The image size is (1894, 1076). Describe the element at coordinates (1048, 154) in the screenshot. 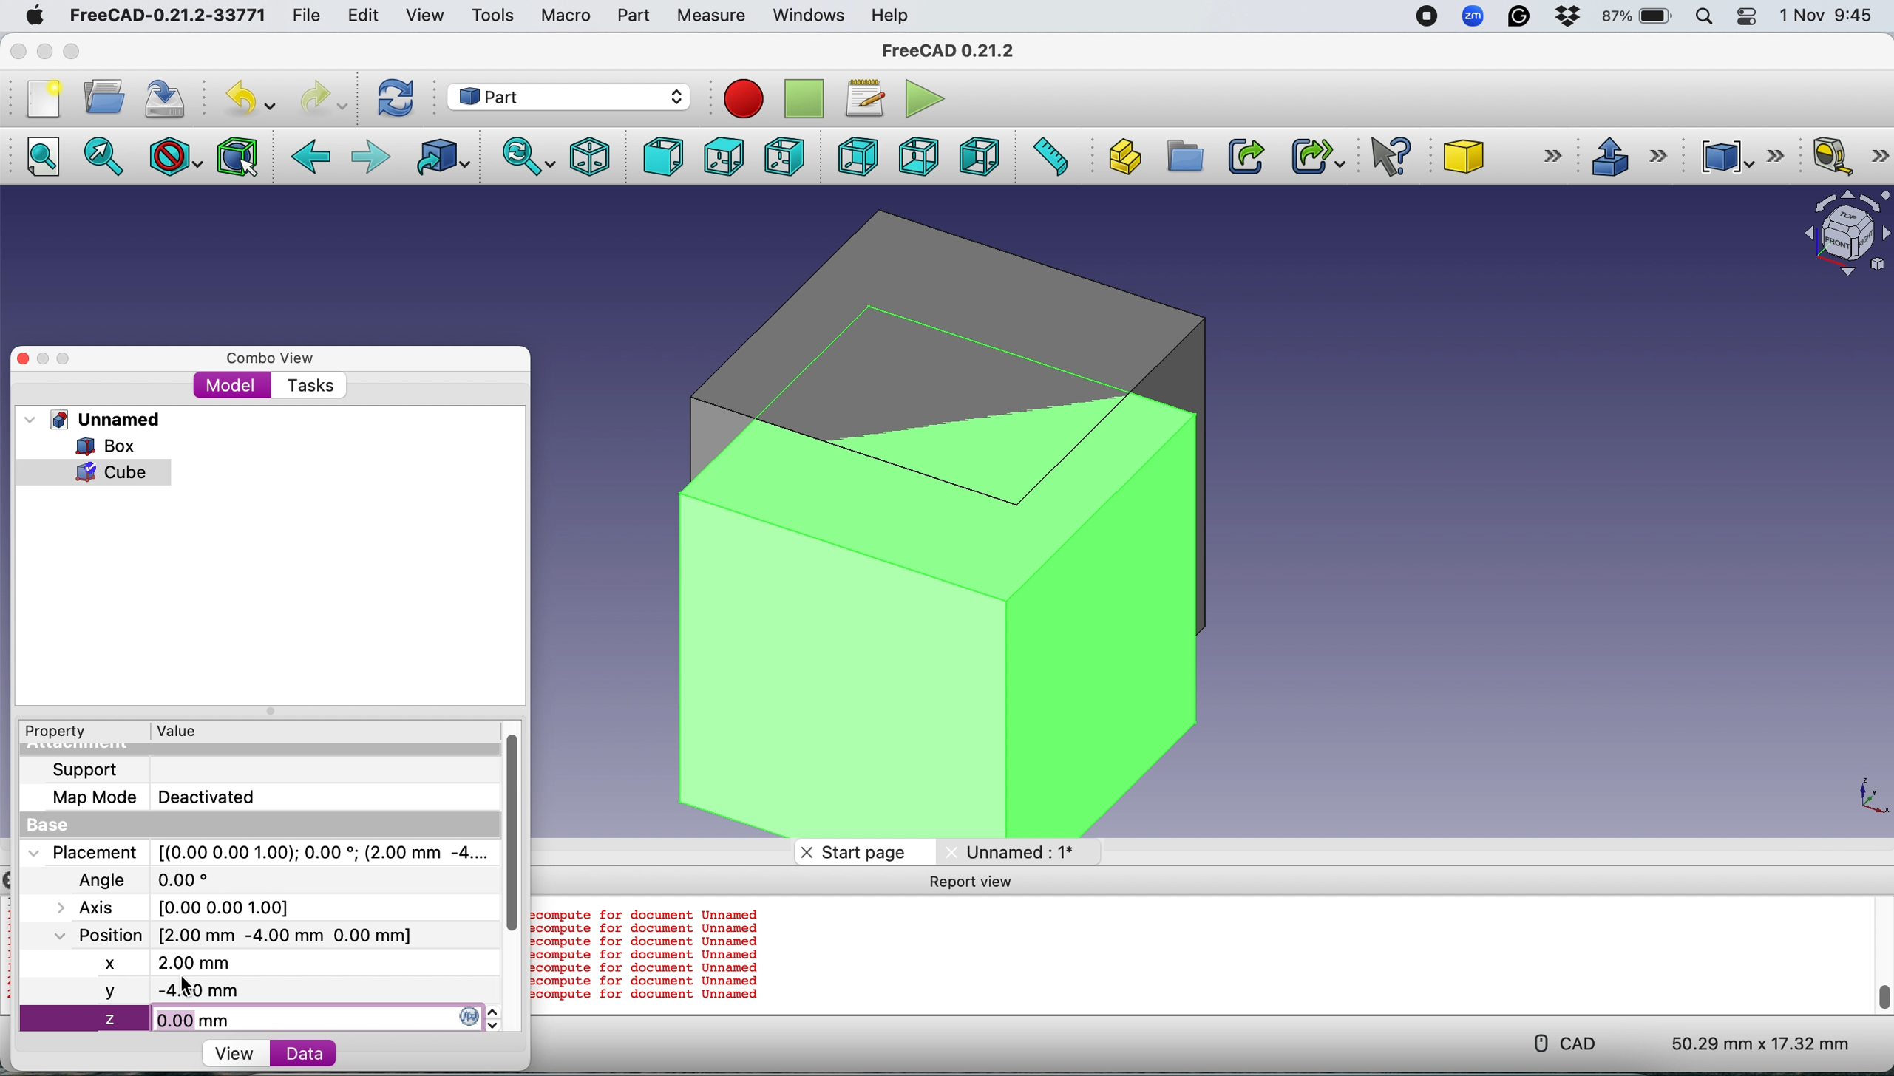

I see `Measure distance` at that location.